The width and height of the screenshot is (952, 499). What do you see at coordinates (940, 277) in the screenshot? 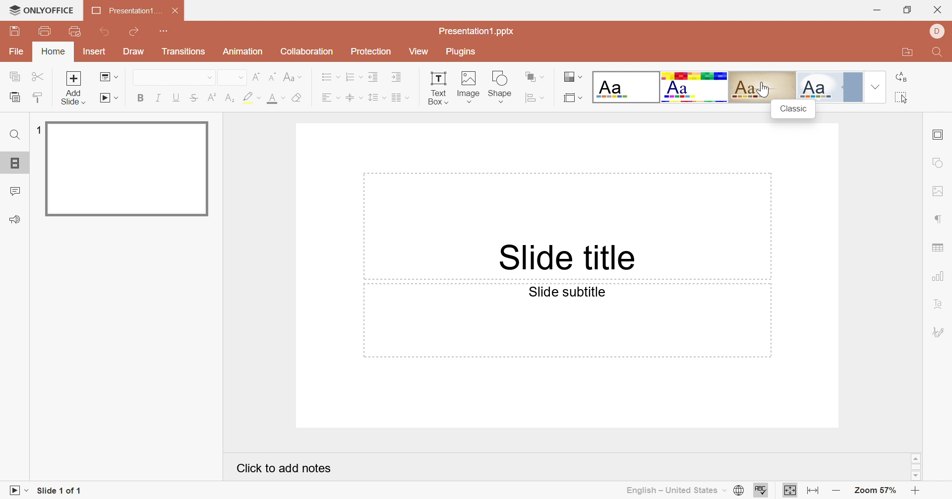
I see `Chart settings` at bounding box center [940, 277].